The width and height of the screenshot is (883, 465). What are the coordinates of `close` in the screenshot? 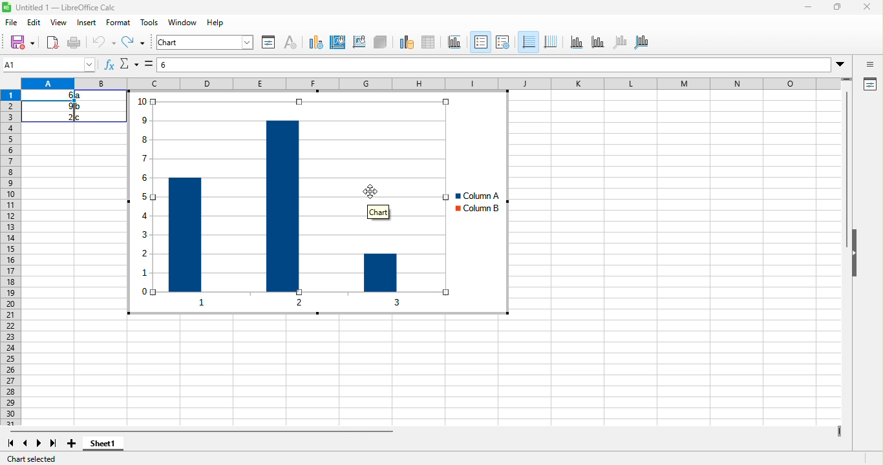 It's located at (869, 8).